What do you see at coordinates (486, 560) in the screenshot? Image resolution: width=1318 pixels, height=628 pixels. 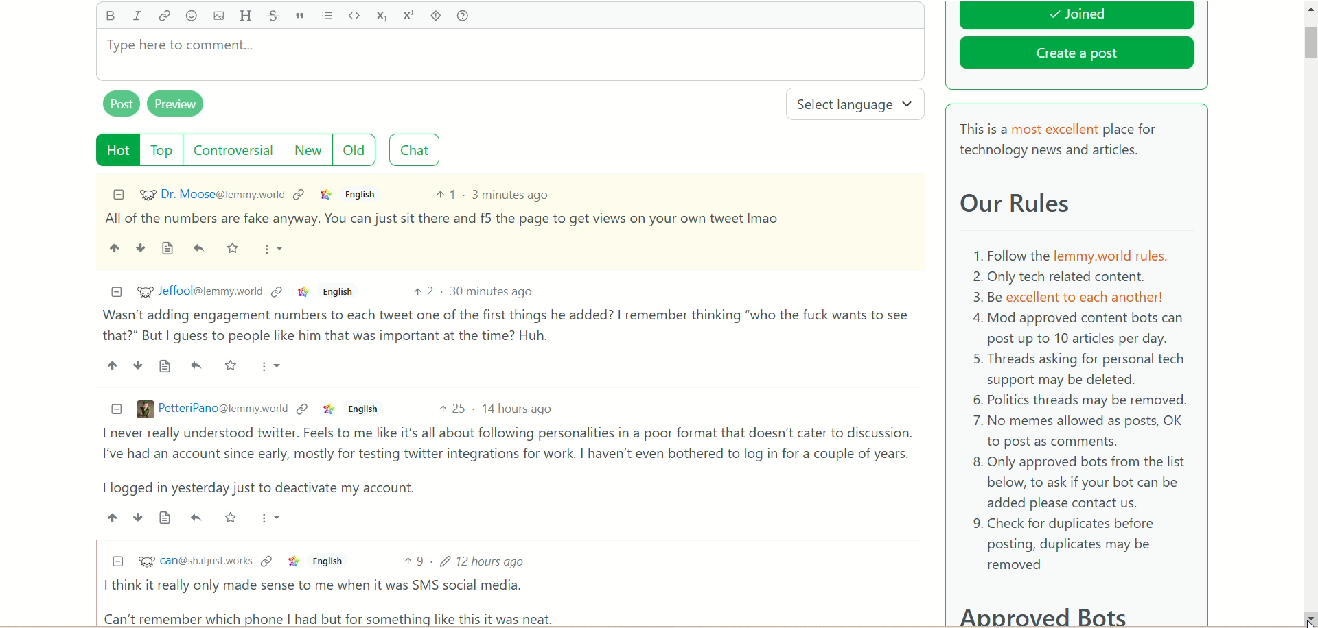 I see `12 hours ago` at bounding box center [486, 560].